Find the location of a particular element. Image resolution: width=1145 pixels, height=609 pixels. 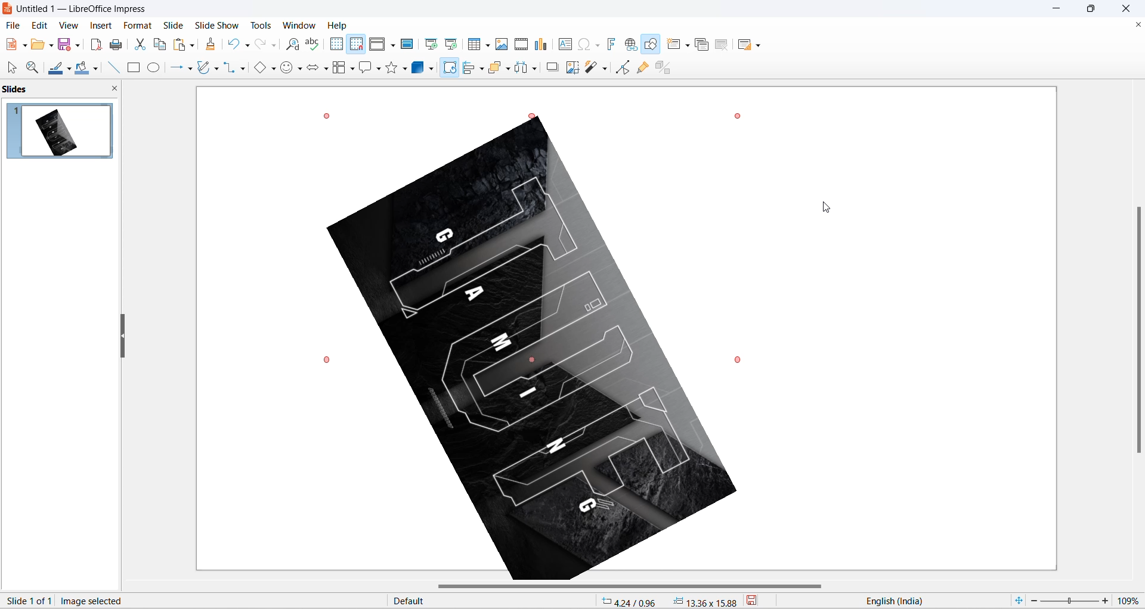

clone formatting is located at coordinates (213, 45).